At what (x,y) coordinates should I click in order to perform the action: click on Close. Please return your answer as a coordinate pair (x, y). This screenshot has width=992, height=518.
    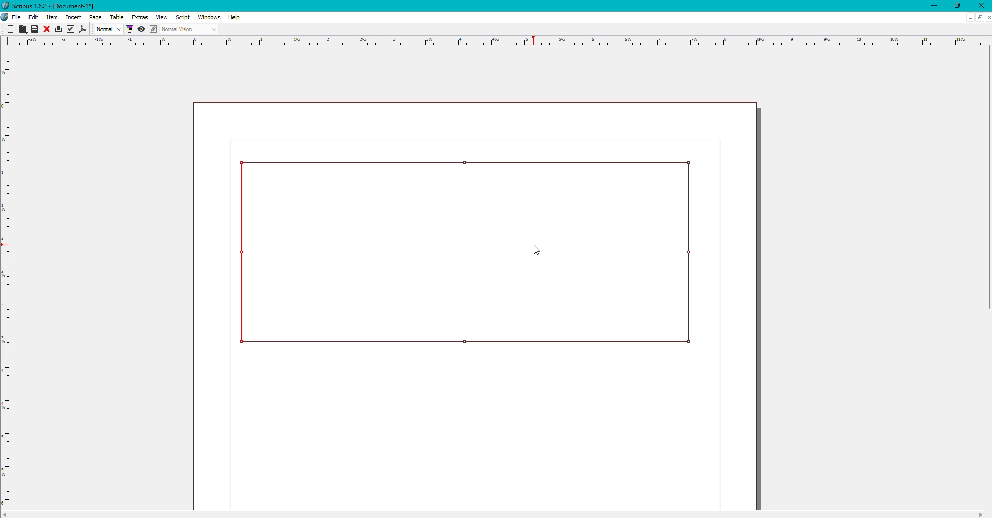
    Looking at the image, I should click on (46, 28).